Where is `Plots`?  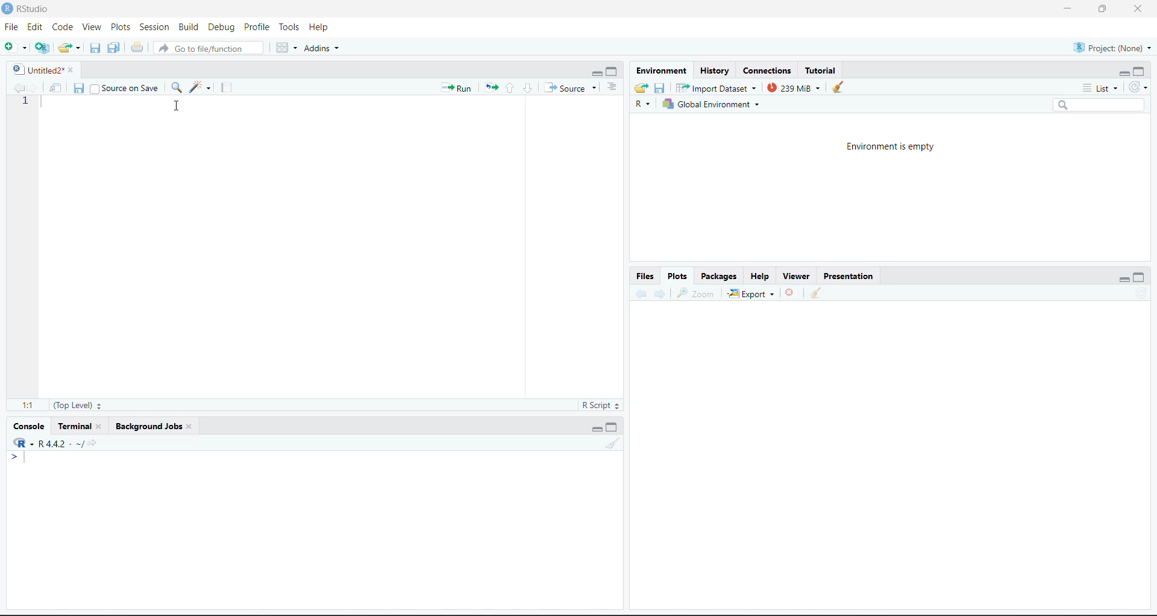 Plots is located at coordinates (121, 26).